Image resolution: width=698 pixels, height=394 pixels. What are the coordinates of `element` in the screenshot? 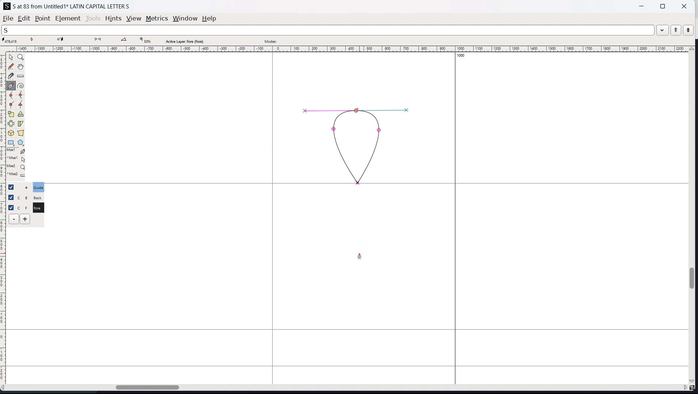 It's located at (68, 19).